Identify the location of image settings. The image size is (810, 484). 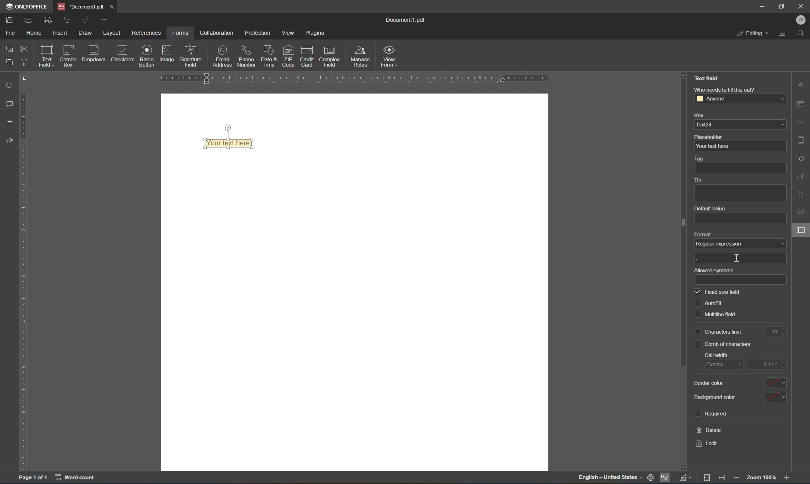
(802, 122).